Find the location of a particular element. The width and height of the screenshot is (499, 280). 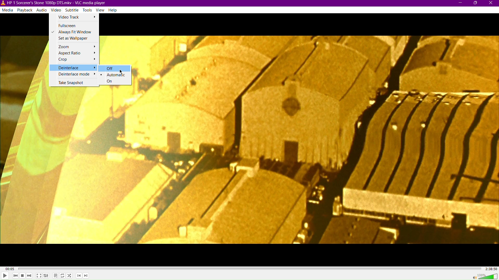

Minimize is located at coordinates (461, 3).